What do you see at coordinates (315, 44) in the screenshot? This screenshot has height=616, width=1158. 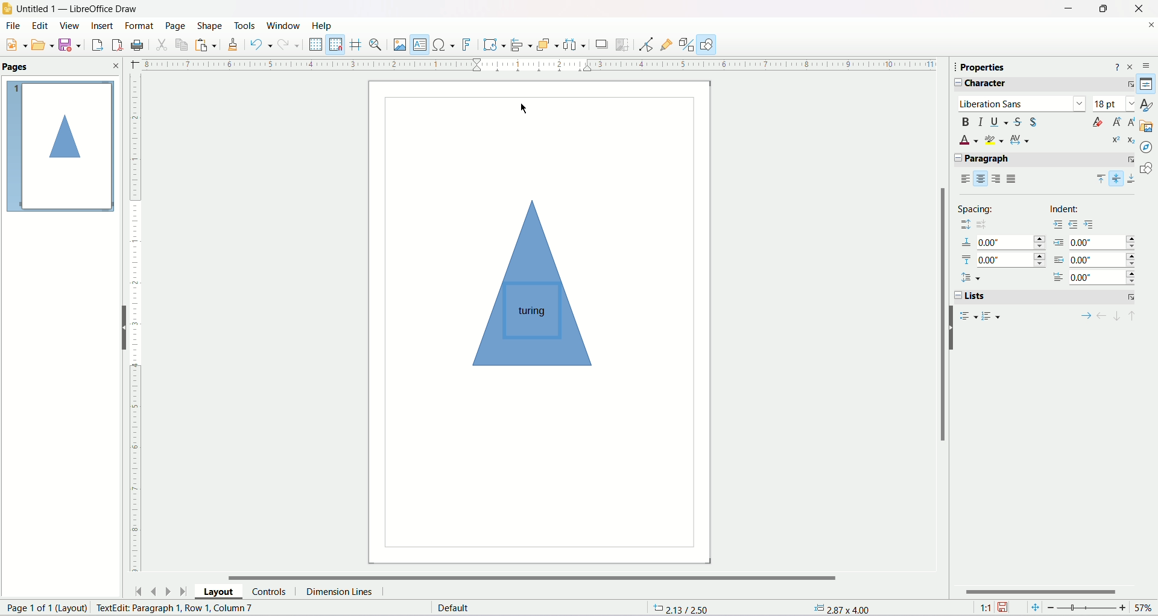 I see `Display Grid` at bounding box center [315, 44].